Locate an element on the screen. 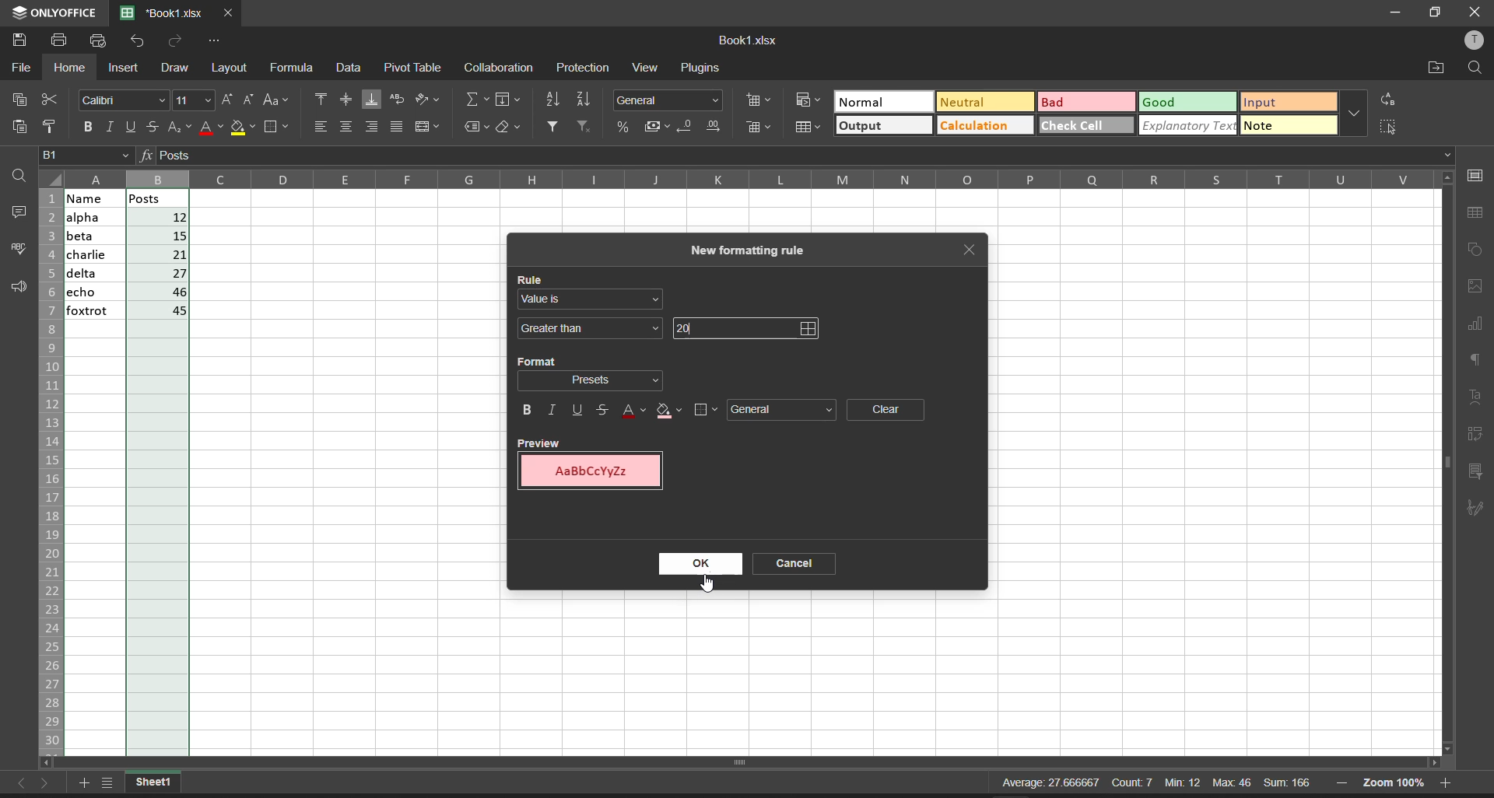 This screenshot has height=798, width=1494. sort ascending is located at coordinates (552, 100).